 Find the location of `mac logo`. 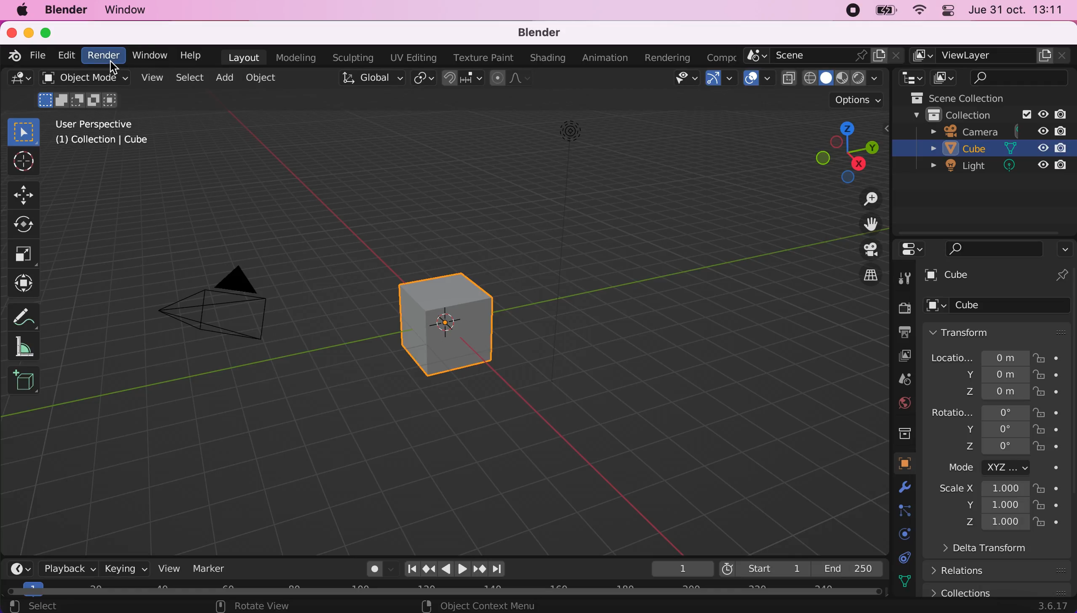

mac logo is located at coordinates (19, 10).